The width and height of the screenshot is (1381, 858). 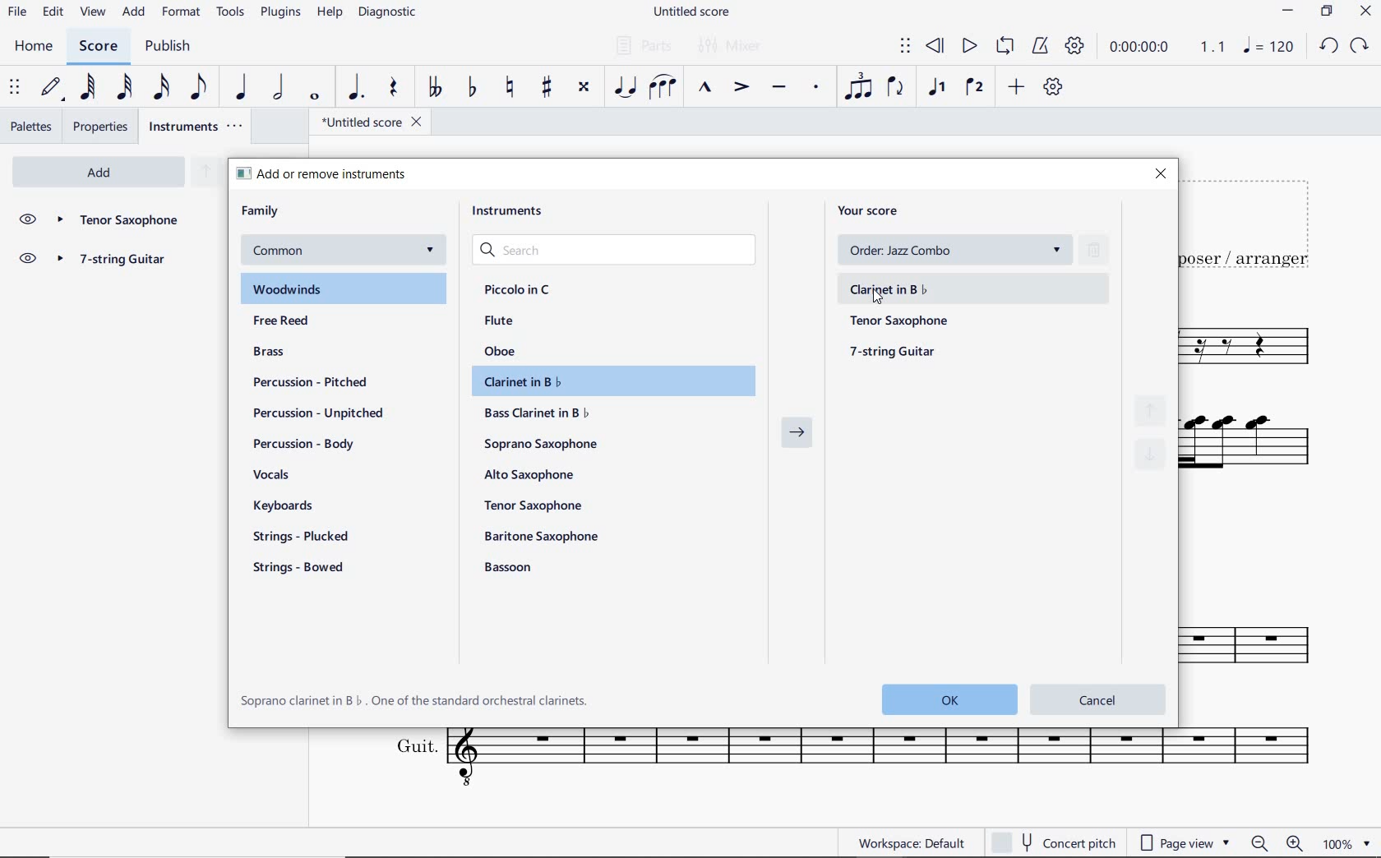 What do you see at coordinates (971, 289) in the screenshot?
I see `clarinet in b (selected)` at bounding box center [971, 289].